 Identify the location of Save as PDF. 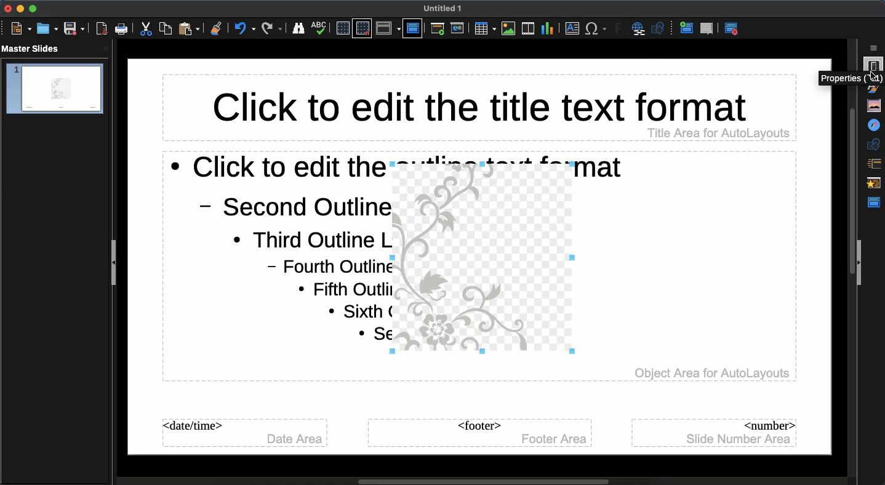
(103, 30).